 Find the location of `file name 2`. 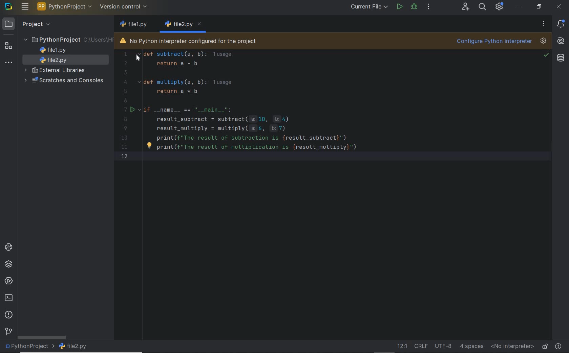

file name 2 is located at coordinates (56, 61).